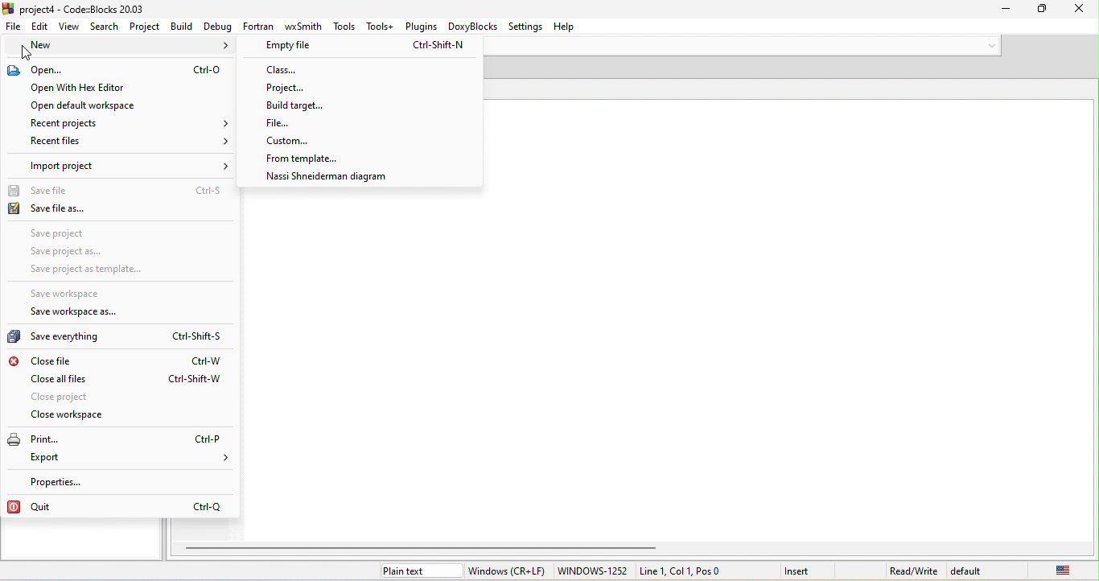 The width and height of the screenshot is (1099, 581). I want to click on class, so click(309, 69).